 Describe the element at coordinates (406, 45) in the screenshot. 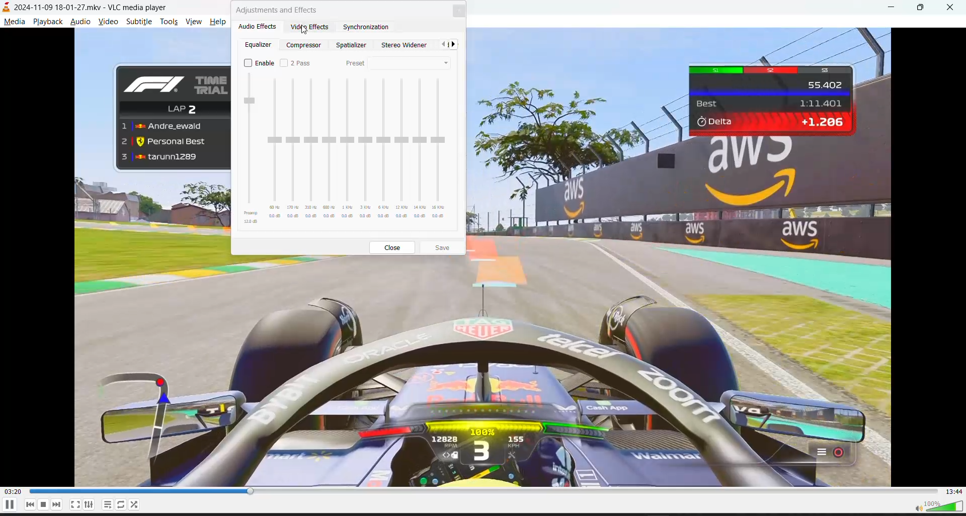

I see `stereo widener` at that location.